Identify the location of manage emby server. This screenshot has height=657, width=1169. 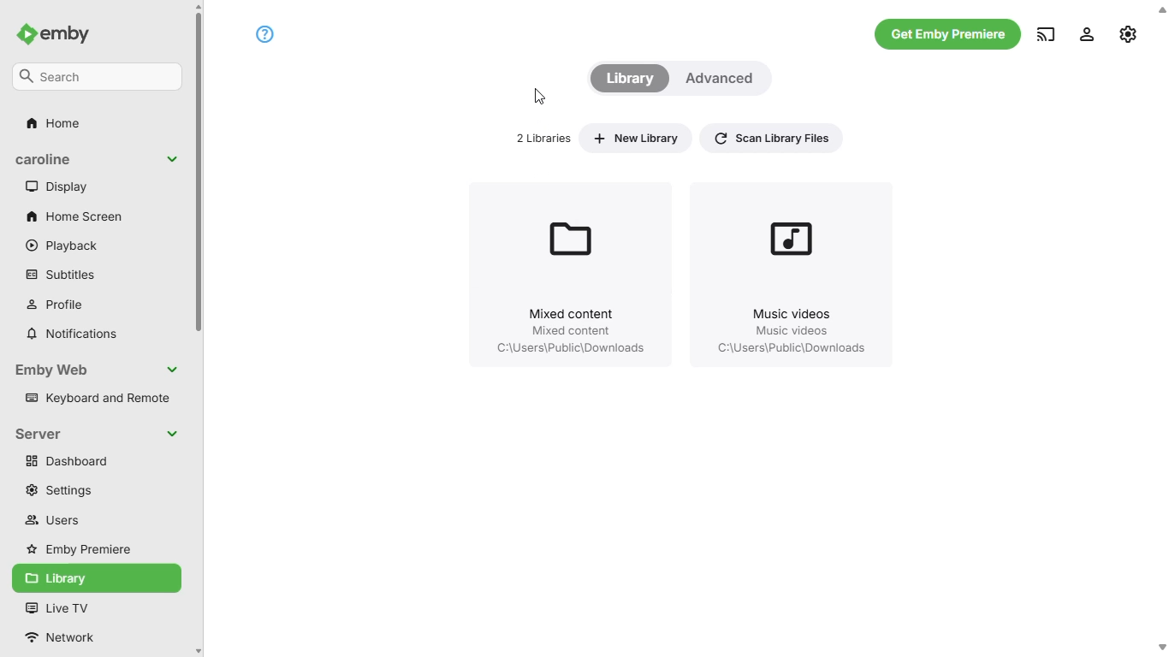
(1087, 33).